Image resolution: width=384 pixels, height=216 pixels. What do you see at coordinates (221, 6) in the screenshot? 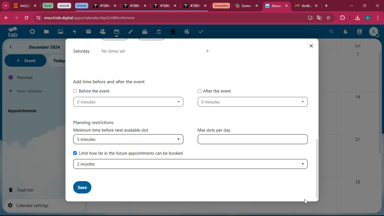
I see `tab` at bounding box center [221, 6].